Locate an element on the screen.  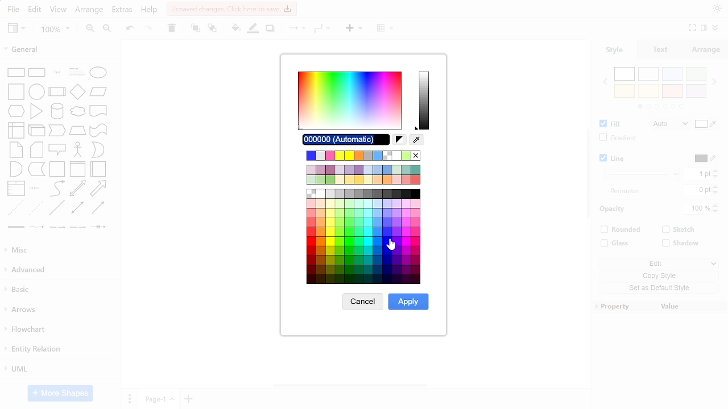
entity relation is located at coordinates (60, 349).